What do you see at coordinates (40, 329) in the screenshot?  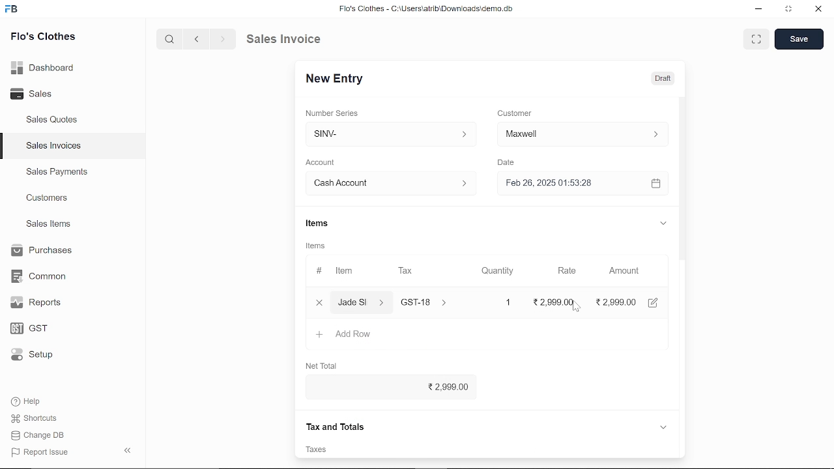 I see `GST` at bounding box center [40, 329].